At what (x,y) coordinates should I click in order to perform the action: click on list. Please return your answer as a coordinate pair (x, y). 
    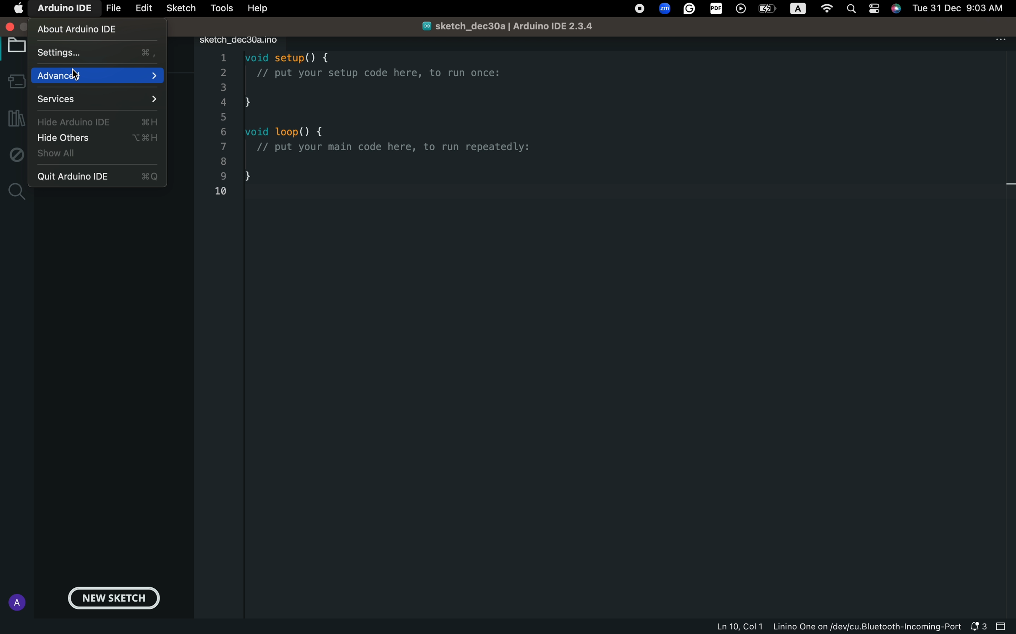
    Looking at the image, I should click on (225, 127).